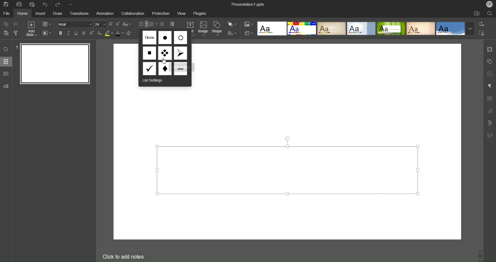 The image size is (496, 262). Describe the element at coordinates (6, 62) in the screenshot. I see `Slides` at that location.